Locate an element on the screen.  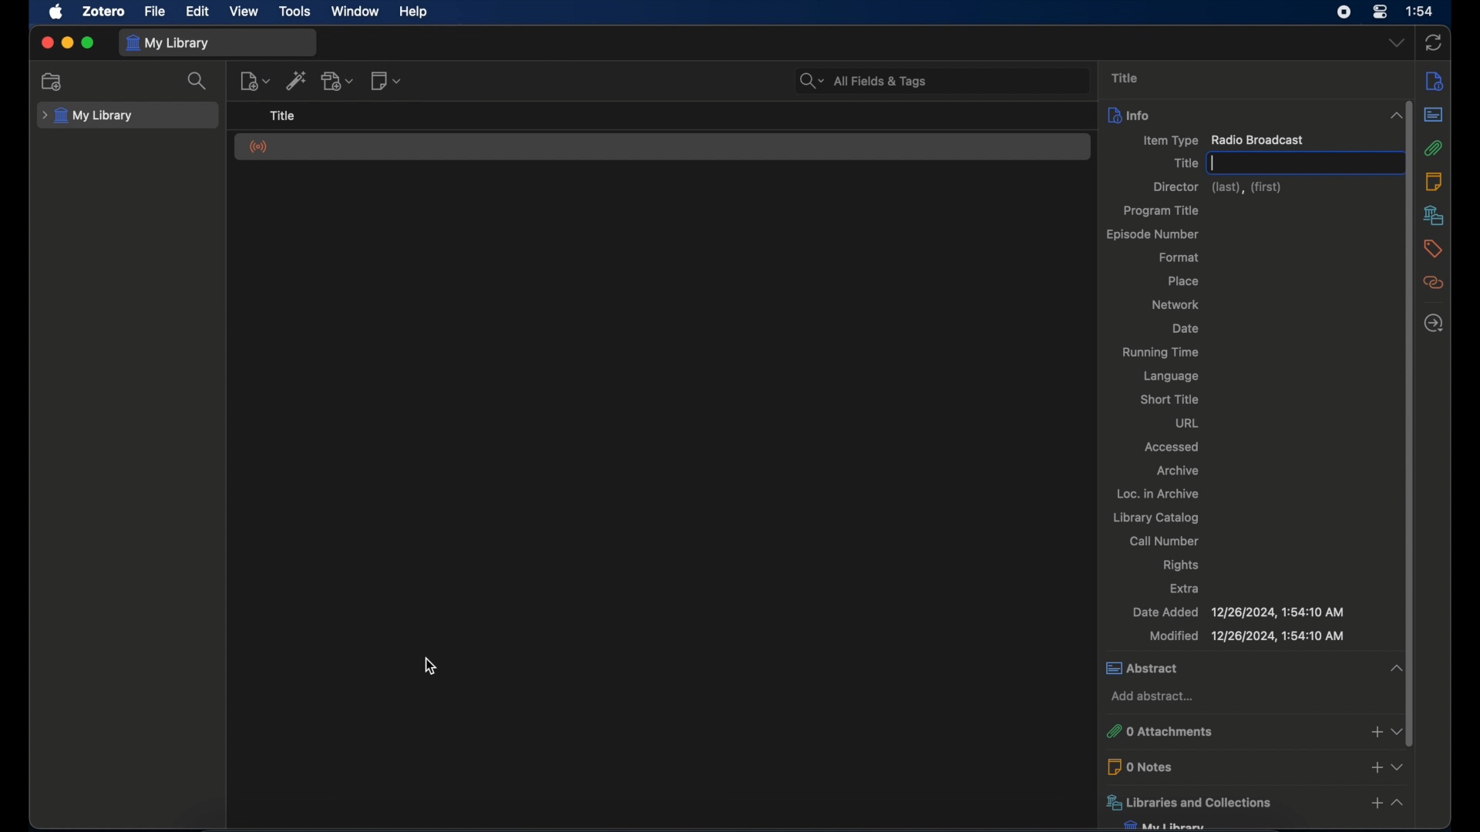
tags is located at coordinates (1433, 247).